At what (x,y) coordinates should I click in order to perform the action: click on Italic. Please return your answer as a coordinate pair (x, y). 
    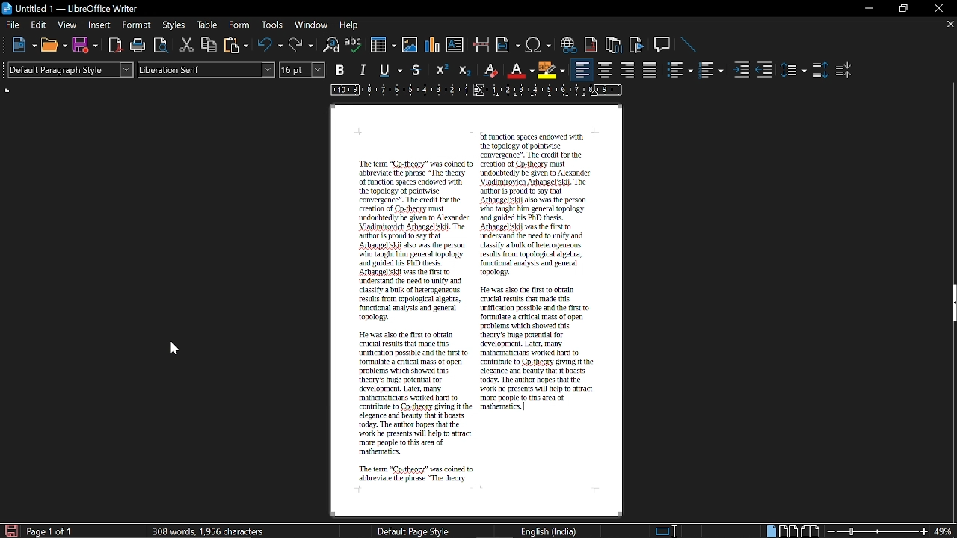
    Looking at the image, I should click on (363, 70).